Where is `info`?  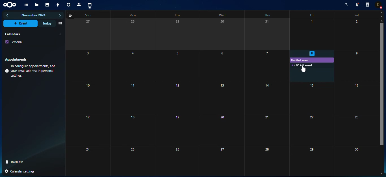 info is located at coordinates (31, 71).